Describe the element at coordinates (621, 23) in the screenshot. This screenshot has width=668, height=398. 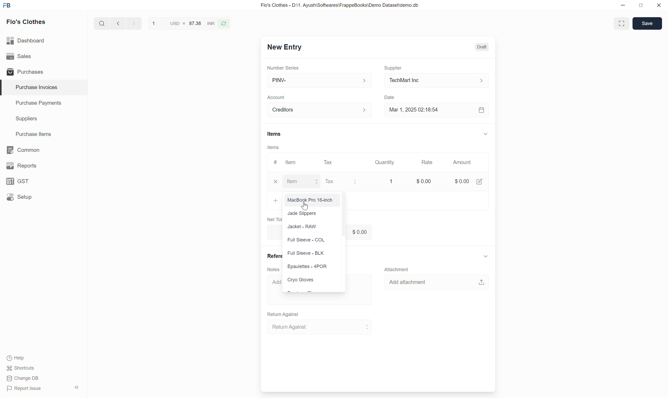
I see `Toggle between form and full width` at that location.